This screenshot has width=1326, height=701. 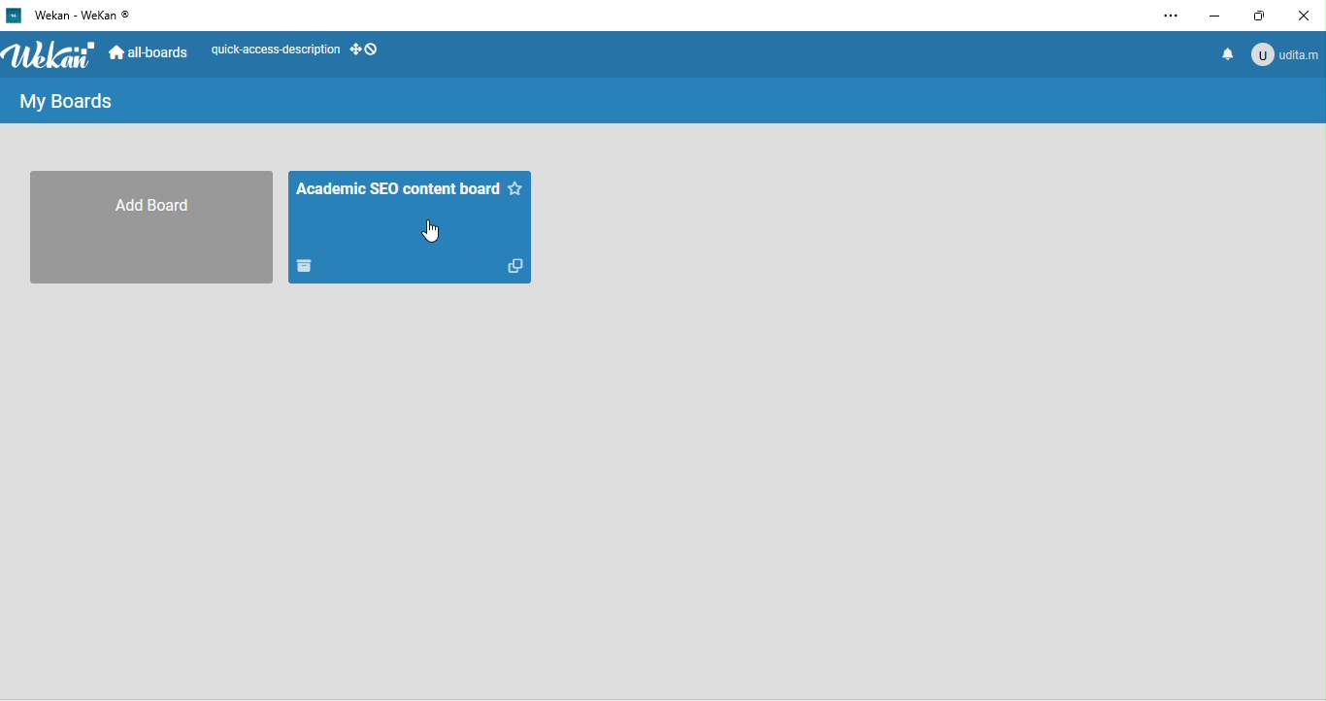 What do you see at coordinates (48, 58) in the screenshot?
I see `wekan logo` at bounding box center [48, 58].